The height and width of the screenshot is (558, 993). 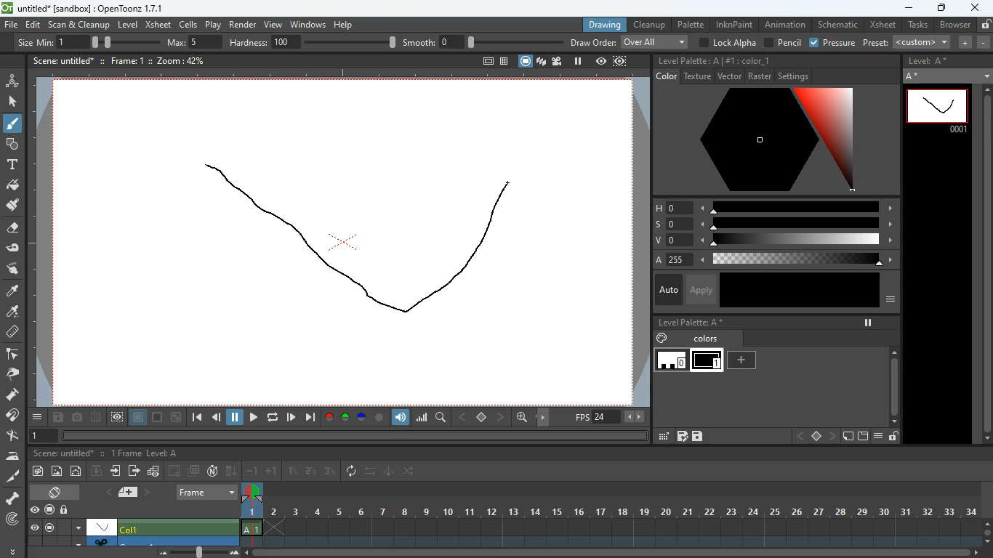 I want to click on Column, so click(x=131, y=541).